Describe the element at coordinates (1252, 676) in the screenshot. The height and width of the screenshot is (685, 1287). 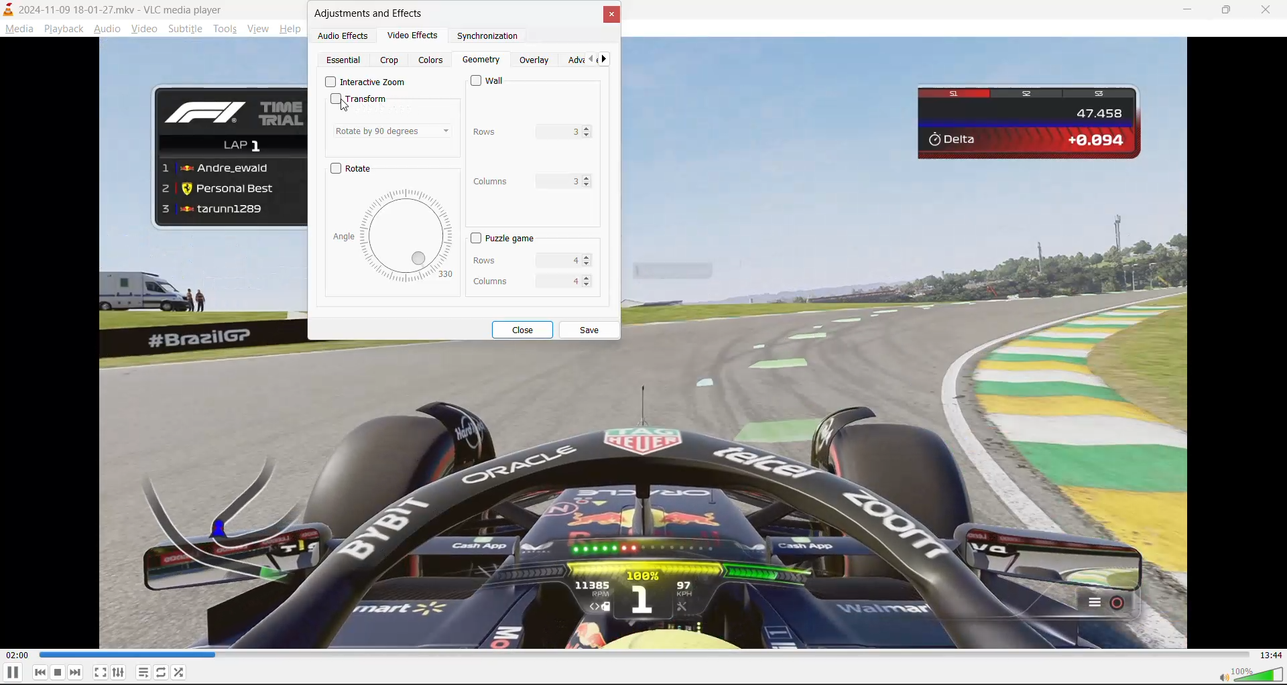
I see `volume` at that location.